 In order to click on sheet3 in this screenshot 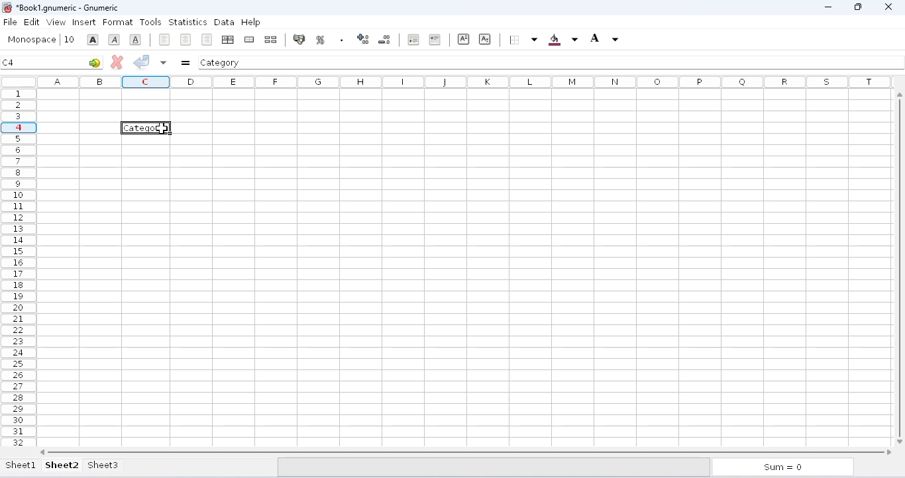, I will do `click(103, 465)`.